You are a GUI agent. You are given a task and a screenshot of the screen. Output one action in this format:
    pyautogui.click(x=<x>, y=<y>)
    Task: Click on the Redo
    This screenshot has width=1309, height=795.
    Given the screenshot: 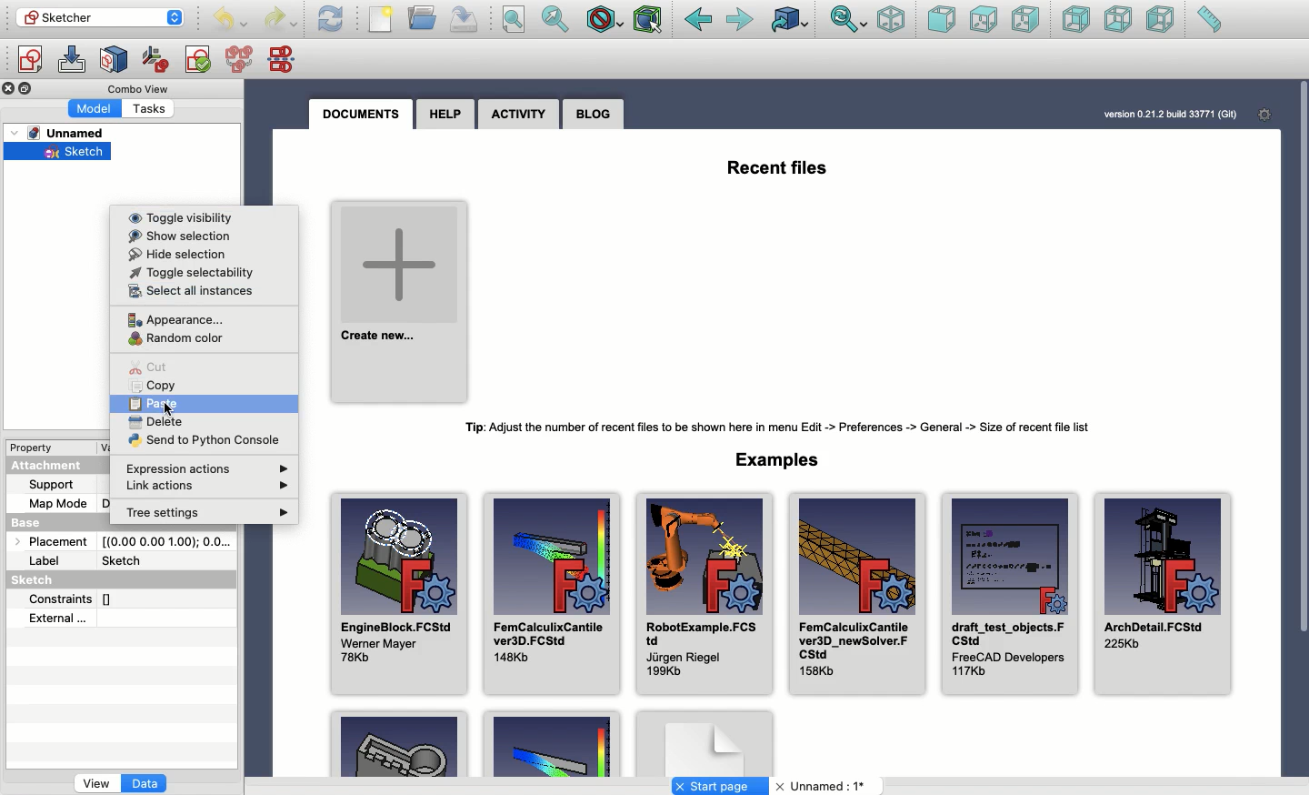 What is the action you would take?
    pyautogui.click(x=280, y=21)
    